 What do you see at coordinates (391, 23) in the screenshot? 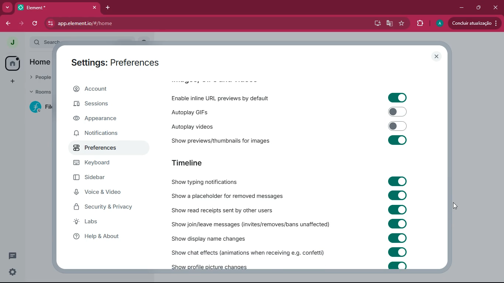
I see `google translate` at bounding box center [391, 23].